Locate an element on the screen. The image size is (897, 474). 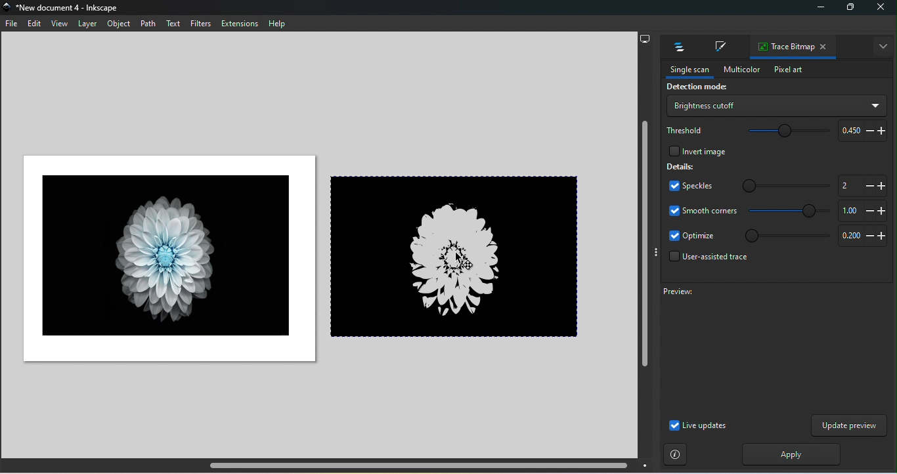
Update preview is located at coordinates (849, 425).